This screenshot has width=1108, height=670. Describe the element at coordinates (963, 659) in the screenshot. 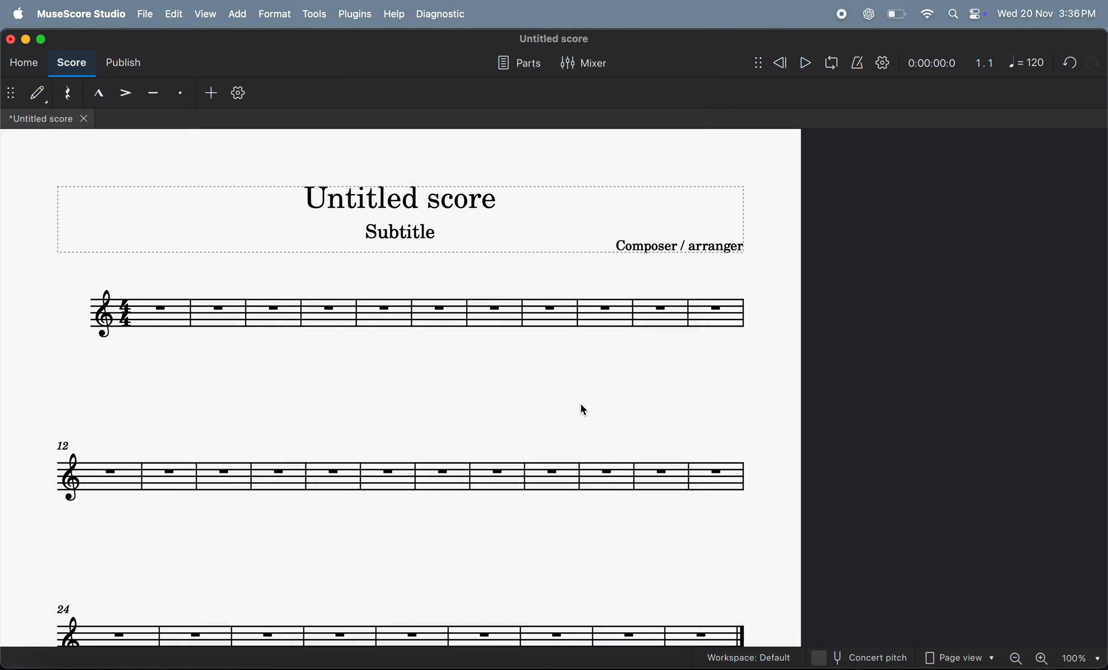

I see `page view` at that location.